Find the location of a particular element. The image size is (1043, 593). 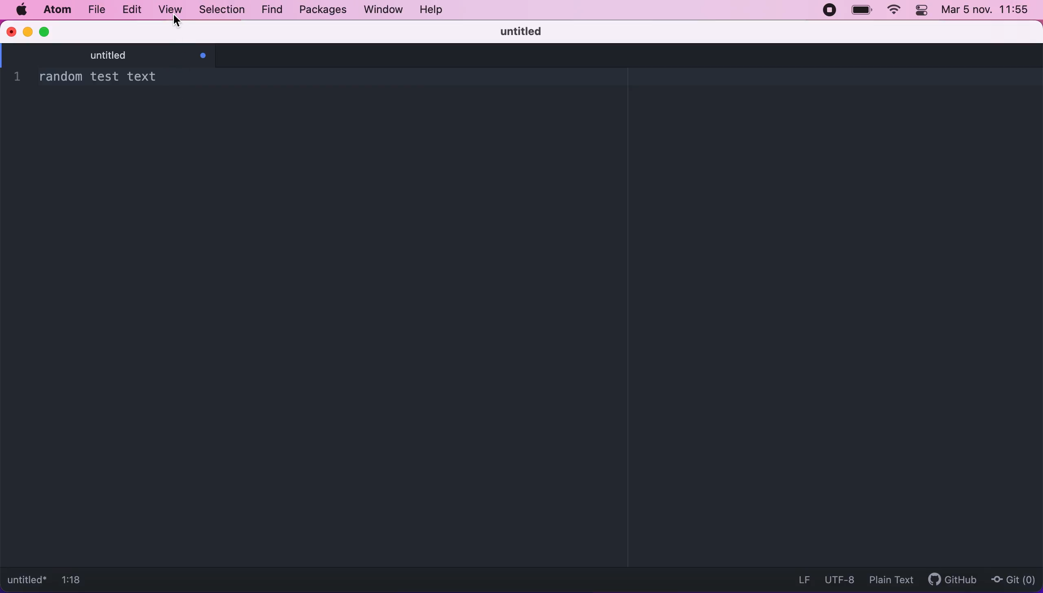

1 random test text is located at coordinates (97, 77).